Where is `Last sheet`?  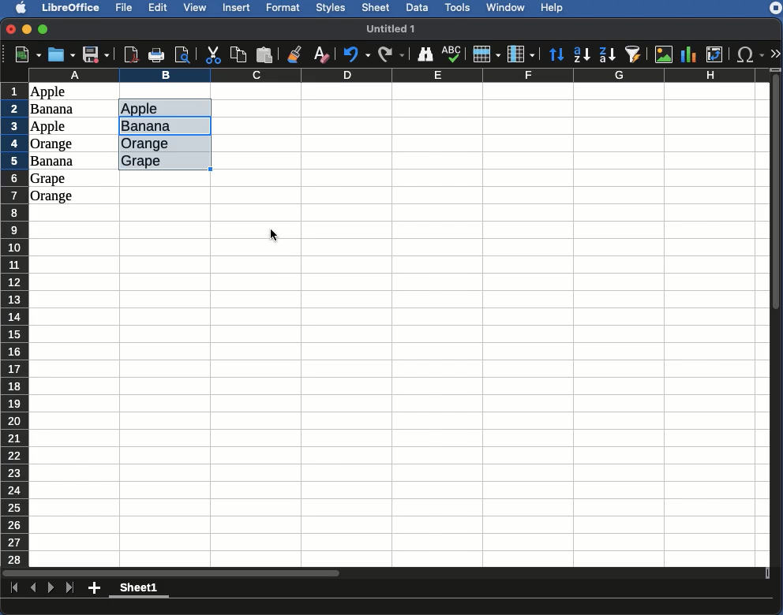 Last sheet is located at coordinates (71, 588).